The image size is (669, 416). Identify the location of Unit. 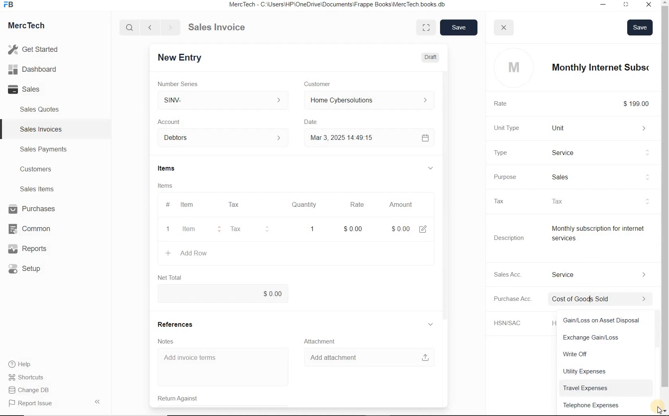
(603, 128).